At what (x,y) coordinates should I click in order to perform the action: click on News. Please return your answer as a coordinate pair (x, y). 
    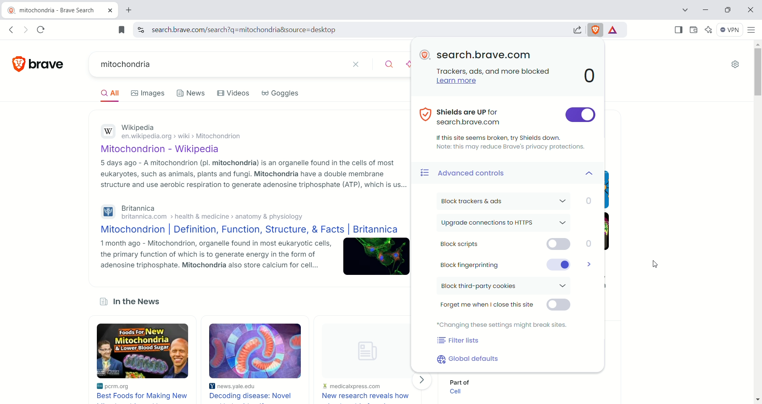
    Looking at the image, I should click on (192, 93).